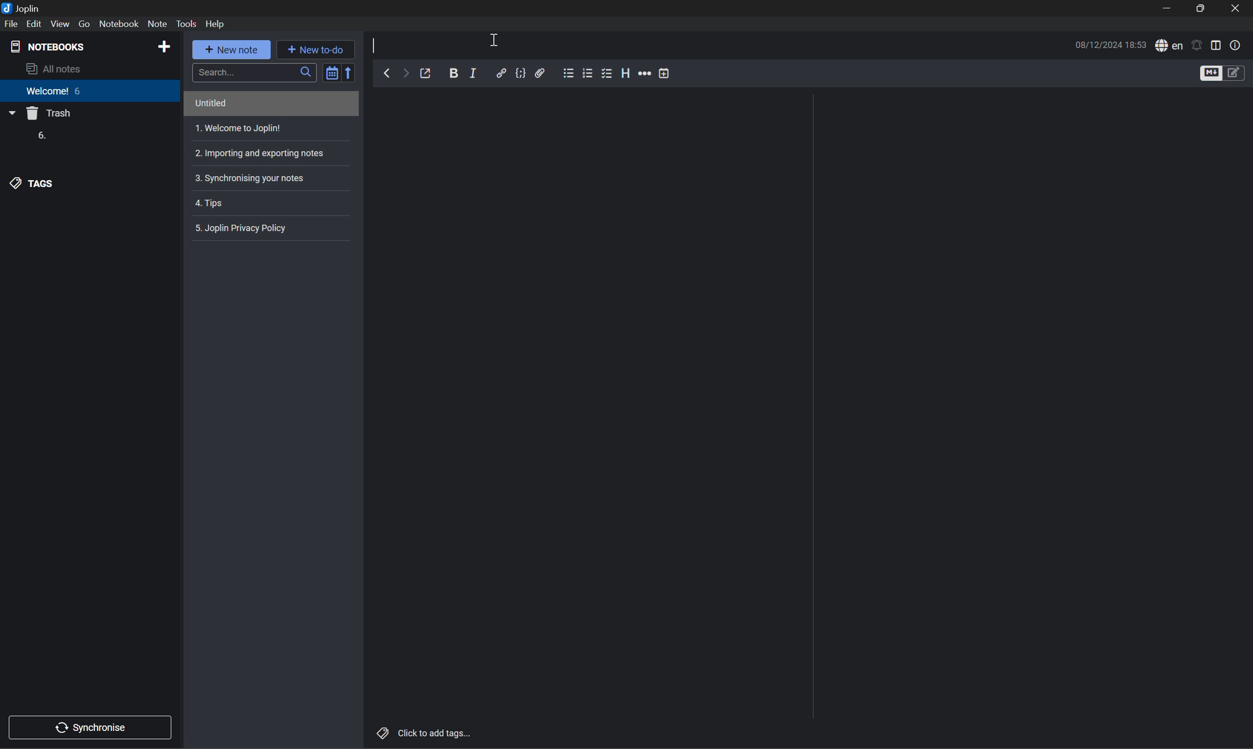 This screenshot has height=749, width=1253. I want to click on 4. Tips, so click(213, 204).